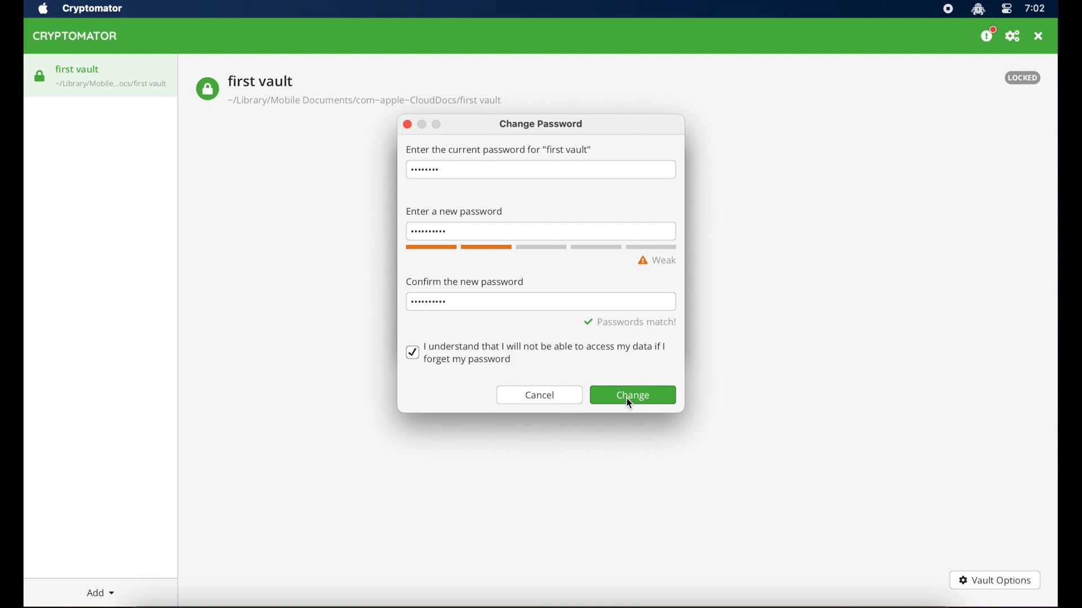 This screenshot has height=608, width=1082. What do you see at coordinates (499, 149) in the screenshot?
I see `enter the current password for first vault` at bounding box center [499, 149].